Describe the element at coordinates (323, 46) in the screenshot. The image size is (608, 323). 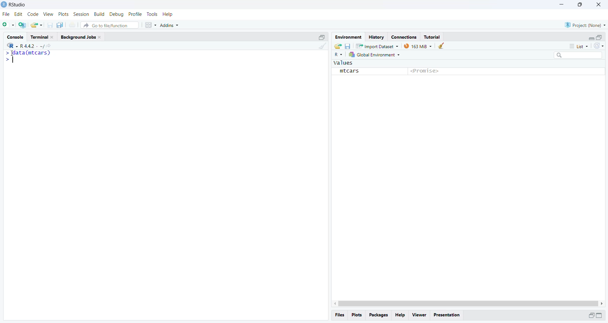
I see `clean` at that location.